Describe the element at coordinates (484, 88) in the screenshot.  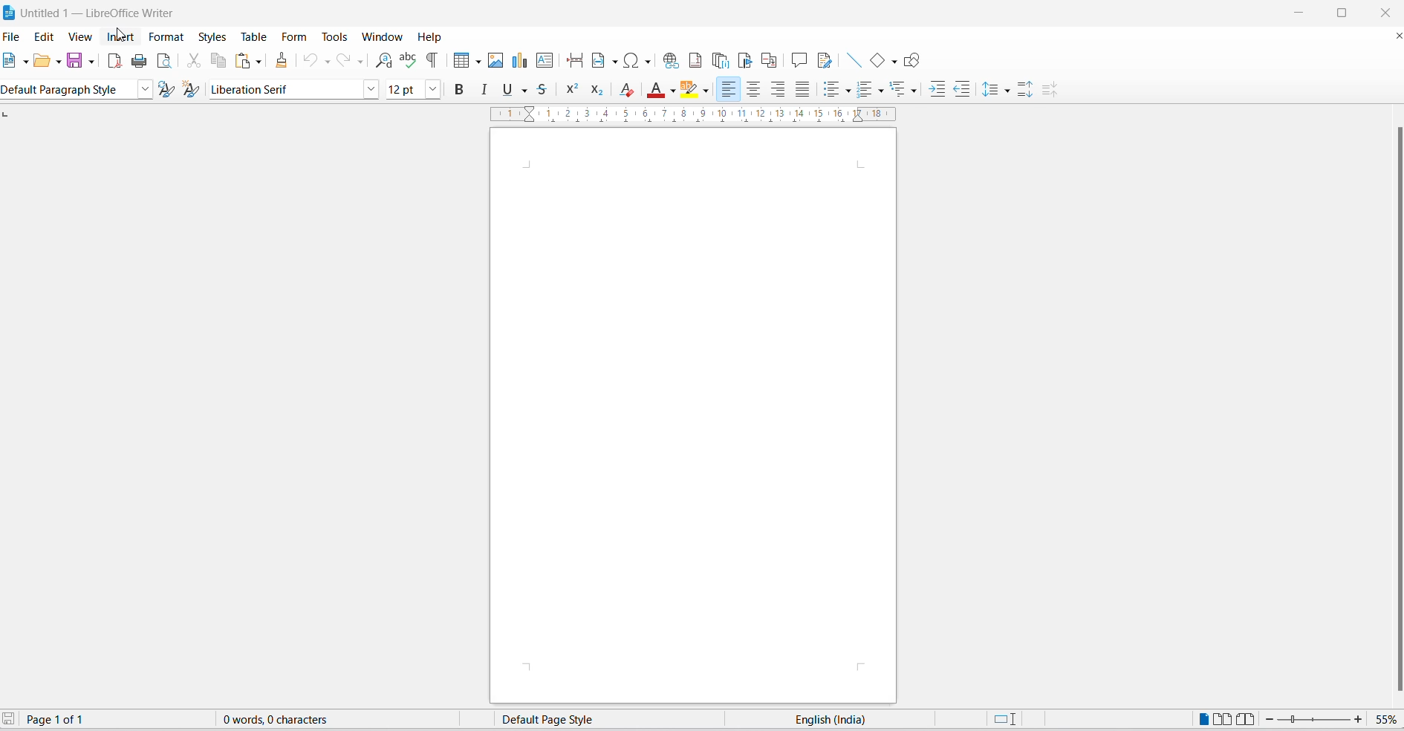
I see `italic` at that location.